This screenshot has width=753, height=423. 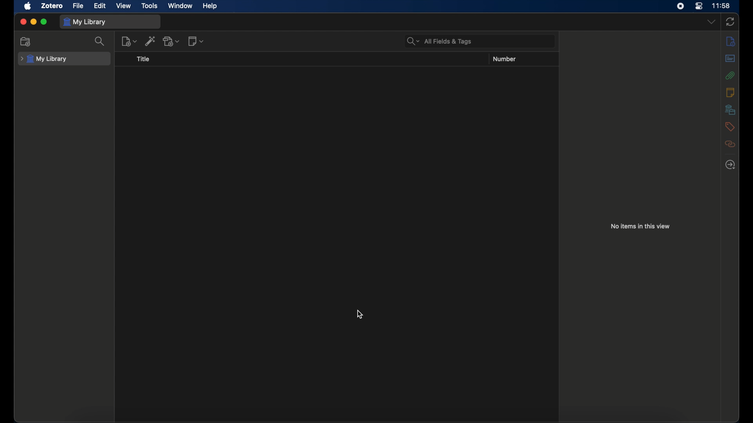 I want to click on view, so click(x=124, y=6).